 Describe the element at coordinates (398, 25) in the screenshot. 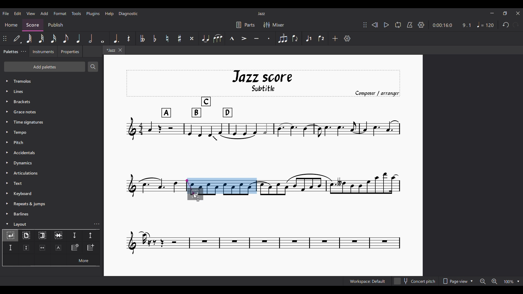

I see `Loop playback` at that location.